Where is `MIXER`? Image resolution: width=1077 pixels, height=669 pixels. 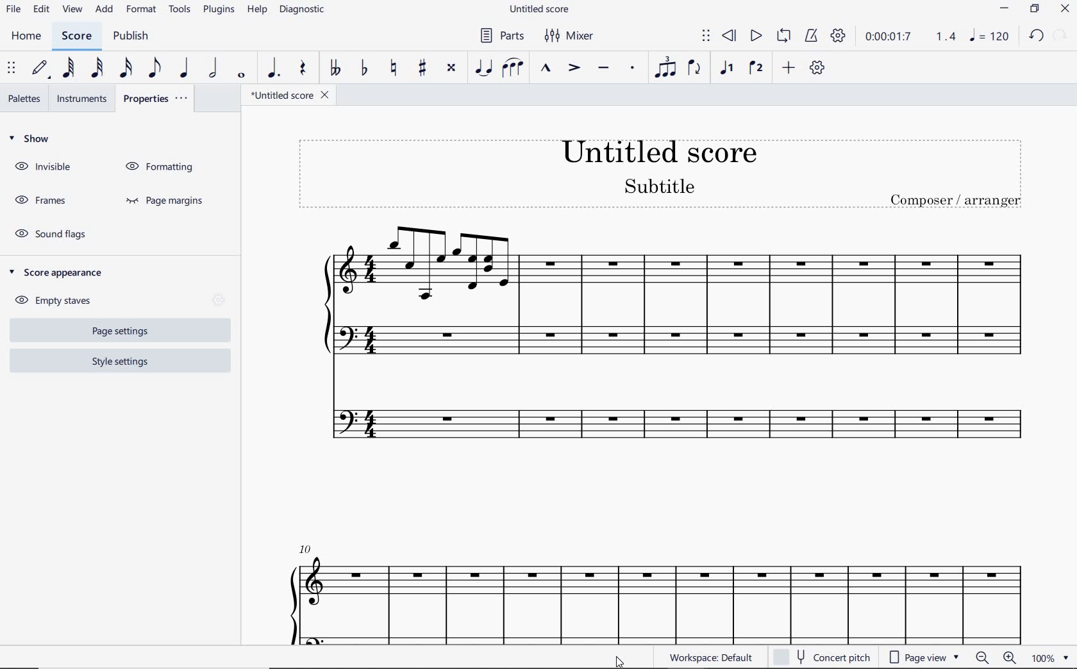
MIXER is located at coordinates (570, 35).